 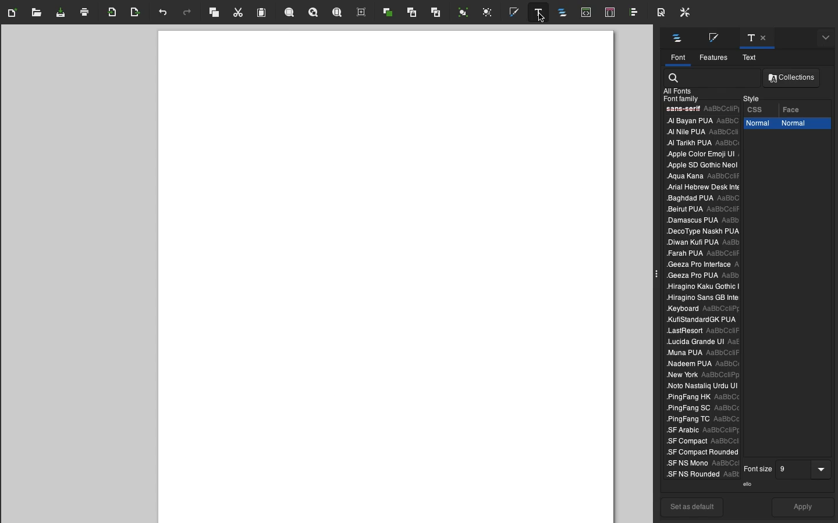 I want to click on Paste, so click(x=263, y=13).